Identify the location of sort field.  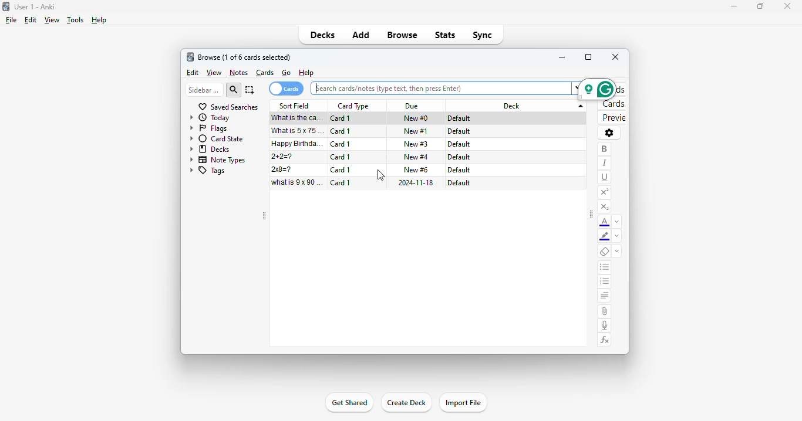
(295, 106).